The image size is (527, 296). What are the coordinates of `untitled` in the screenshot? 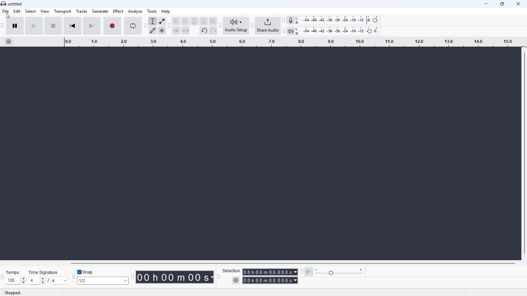 It's located at (15, 4).